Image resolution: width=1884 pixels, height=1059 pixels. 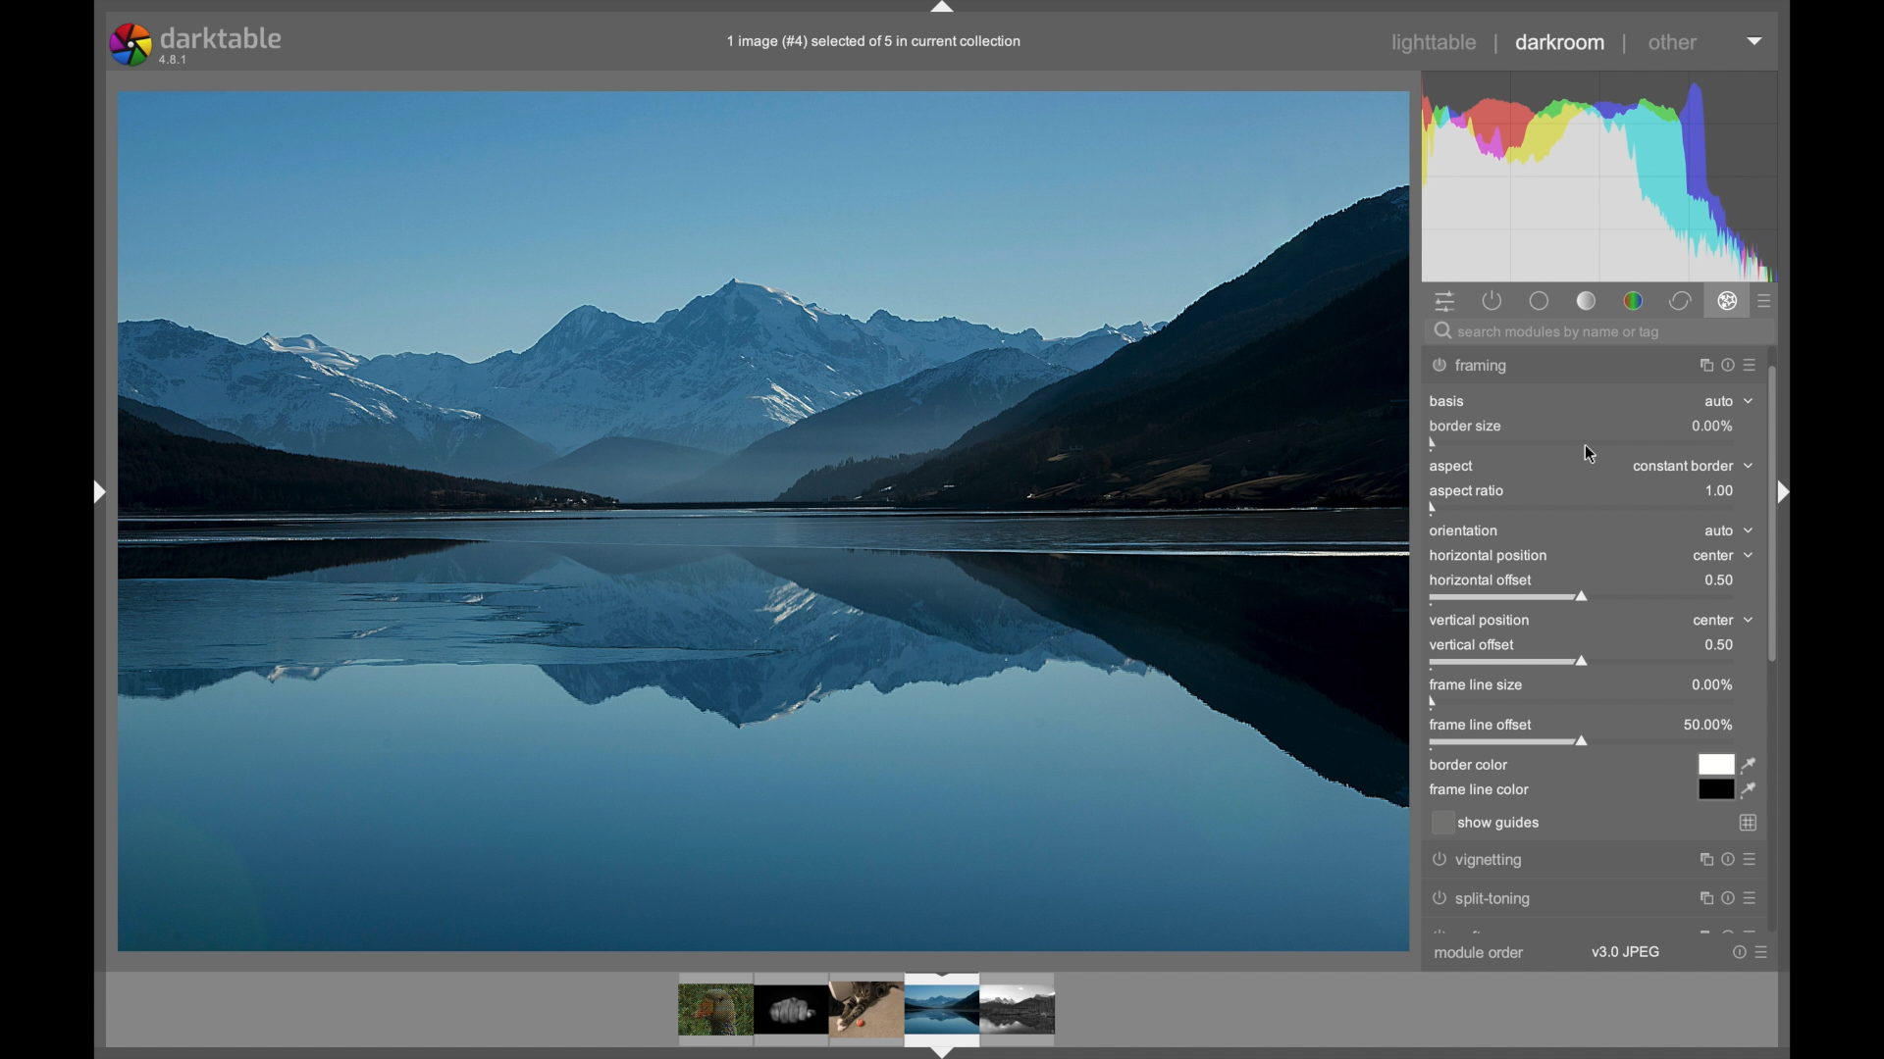 I want to click on color picker, so click(x=1750, y=792).